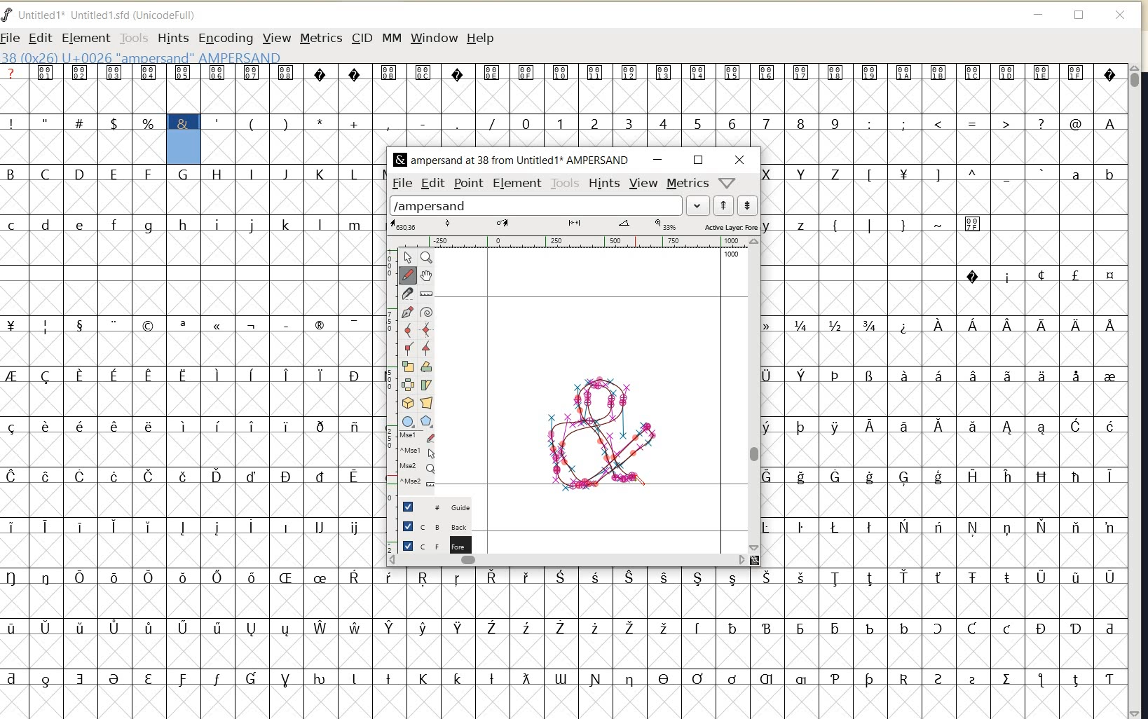  Describe the element at coordinates (407, 403) in the screenshot. I see `rotate the selection in 3d and project back to plane` at that location.